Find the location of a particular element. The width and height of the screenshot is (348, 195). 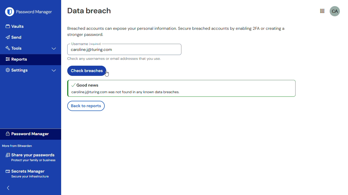

username (required) is located at coordinates (86, 44).